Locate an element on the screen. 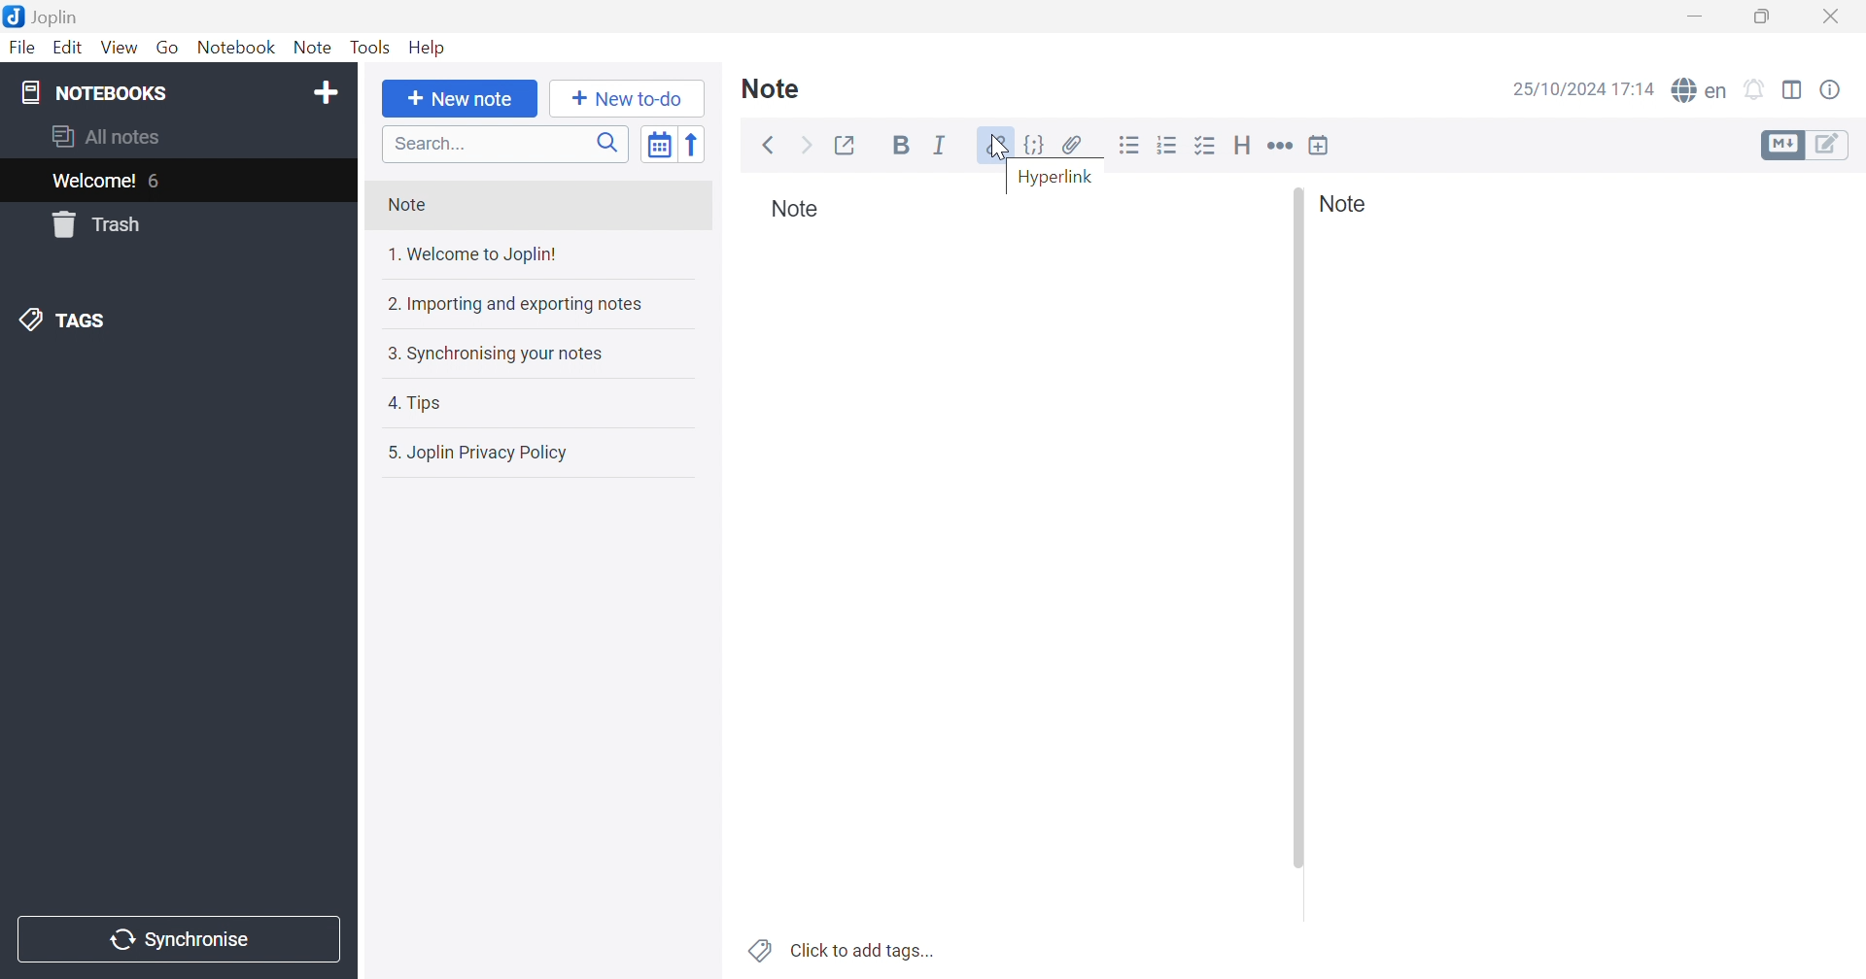 This screenshot has height=979, width=1866. Toggle external editing is located at coordinates (849, 145).